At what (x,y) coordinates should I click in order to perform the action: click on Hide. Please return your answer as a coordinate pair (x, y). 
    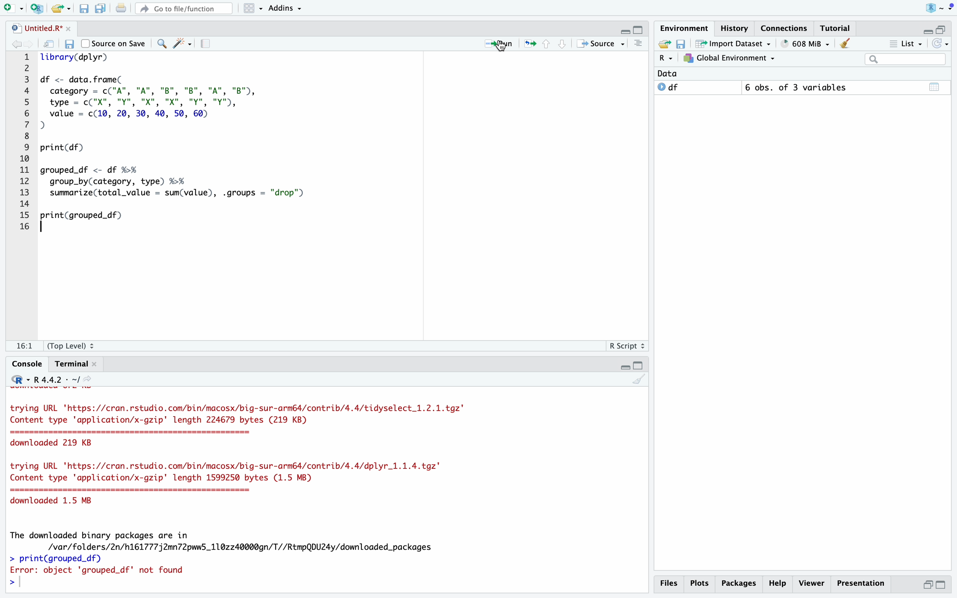
    Looking at the image, I should click on (928, 29).